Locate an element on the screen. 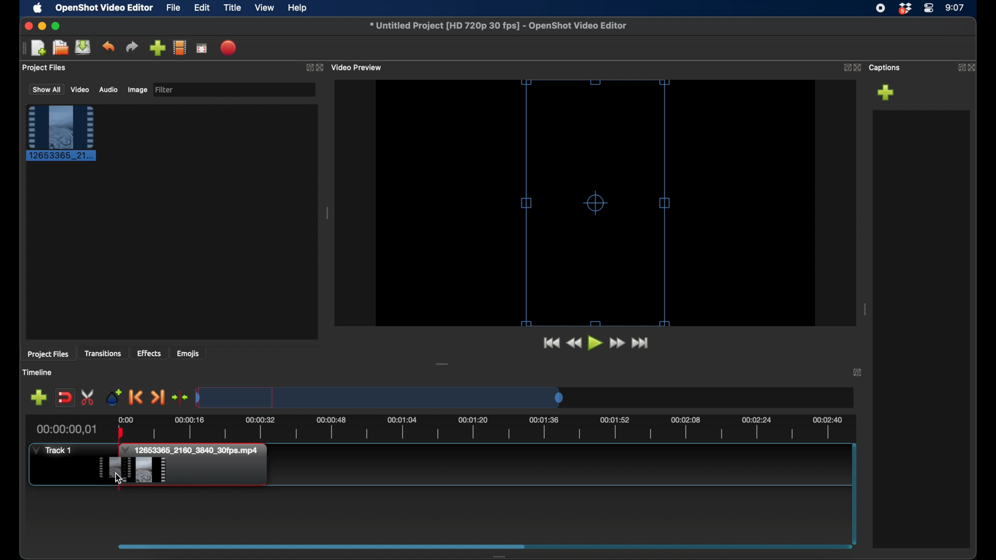 This screenshot has width=996, height=560. undo is located at coordinates (109, 46).